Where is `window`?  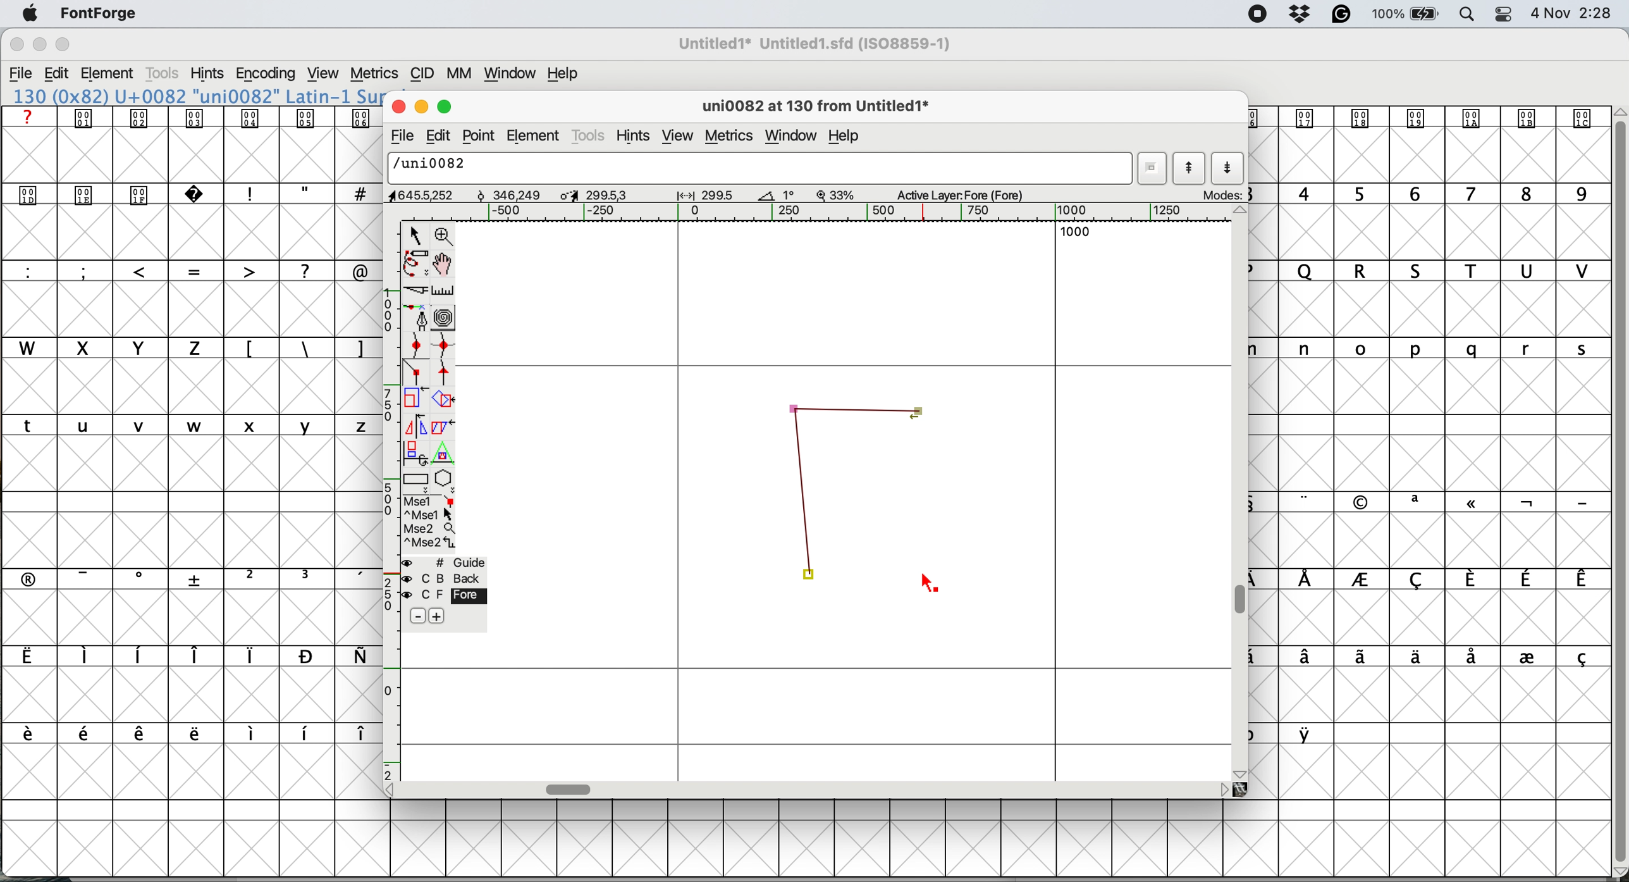 window is located at coordinates (794, 136).